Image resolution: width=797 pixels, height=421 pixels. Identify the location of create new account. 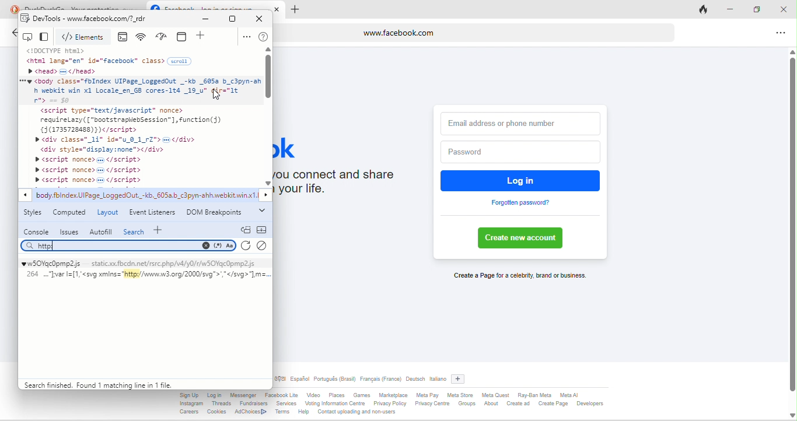
(524, 238).